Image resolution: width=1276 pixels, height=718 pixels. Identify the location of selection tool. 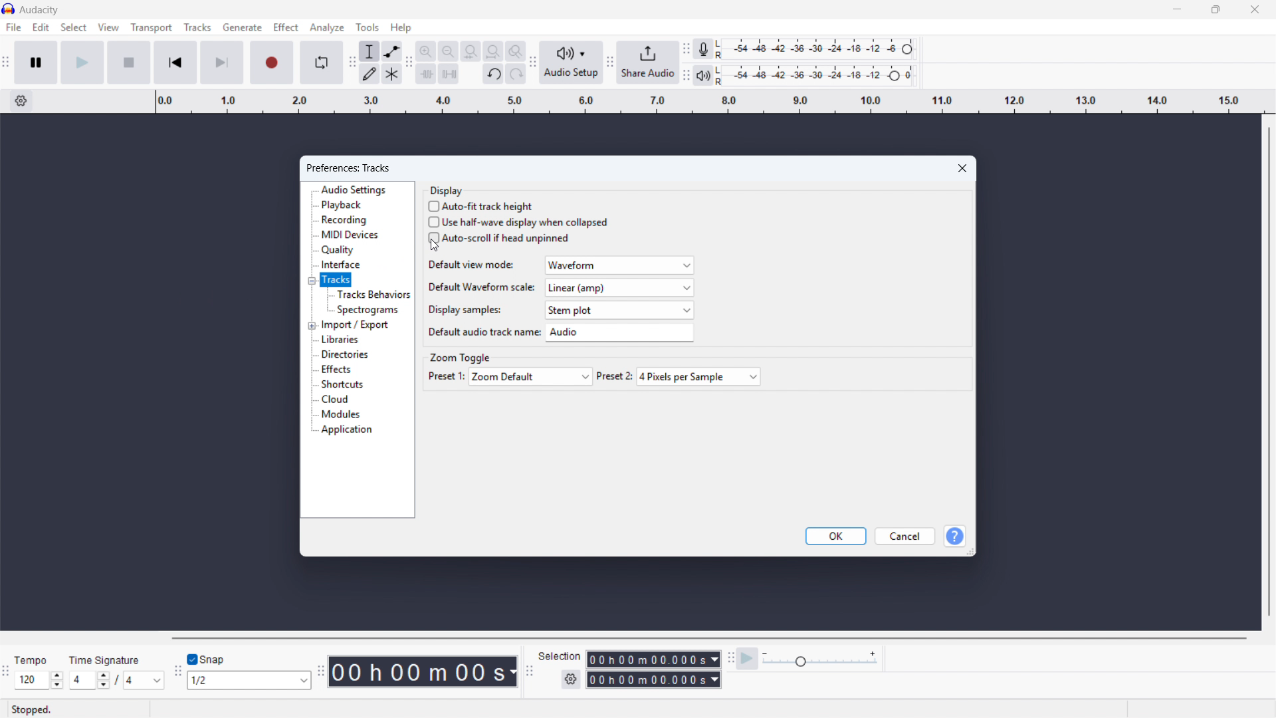
(370, 51).